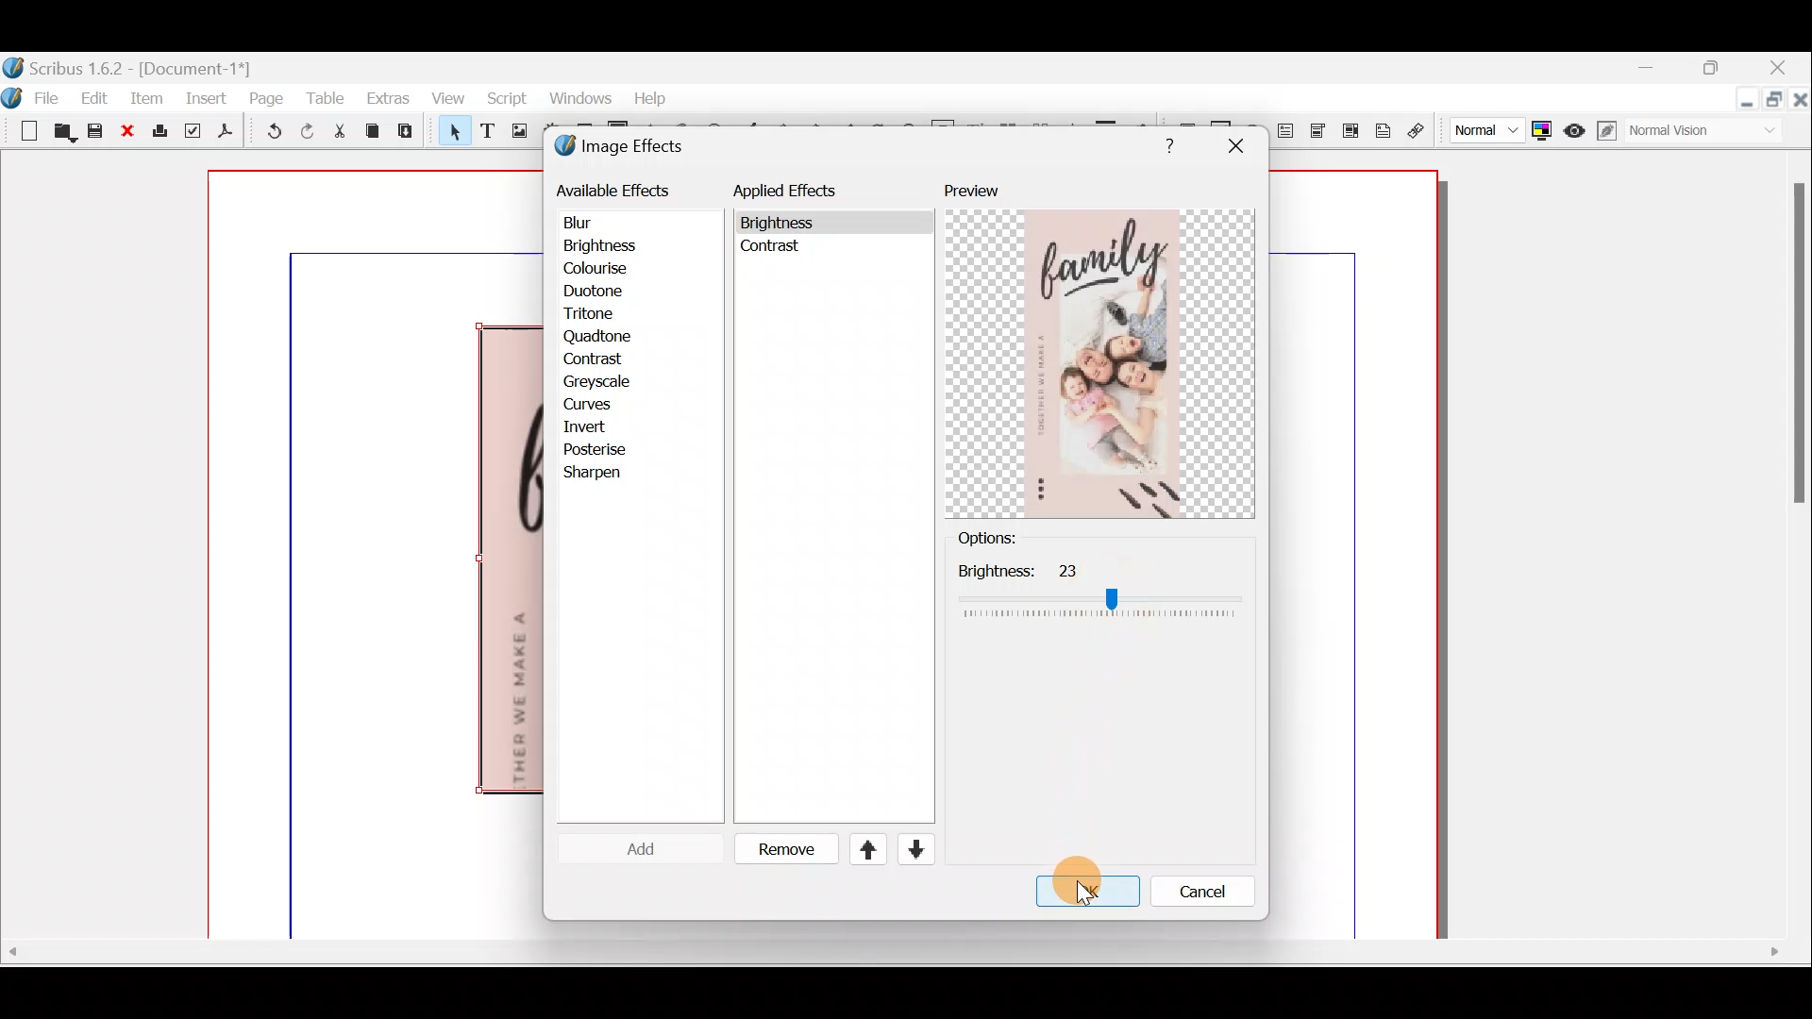 The image size is (1812, 1019). I want to click on PDF combo box, so click(1319, 131).